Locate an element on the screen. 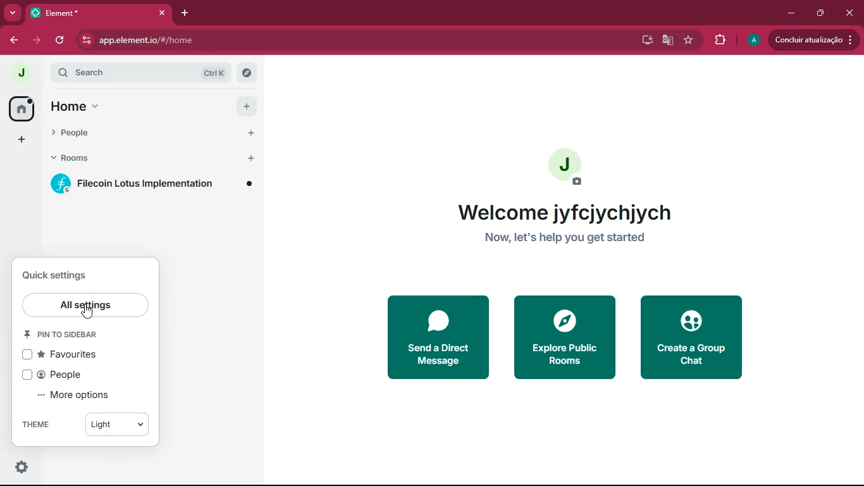 This screenshot has width=864, height=486. cursor is located at coordinates (87, 312).